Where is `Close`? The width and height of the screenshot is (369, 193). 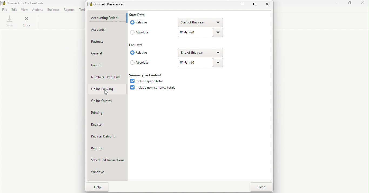
Close is located at coordinates (27, 22).